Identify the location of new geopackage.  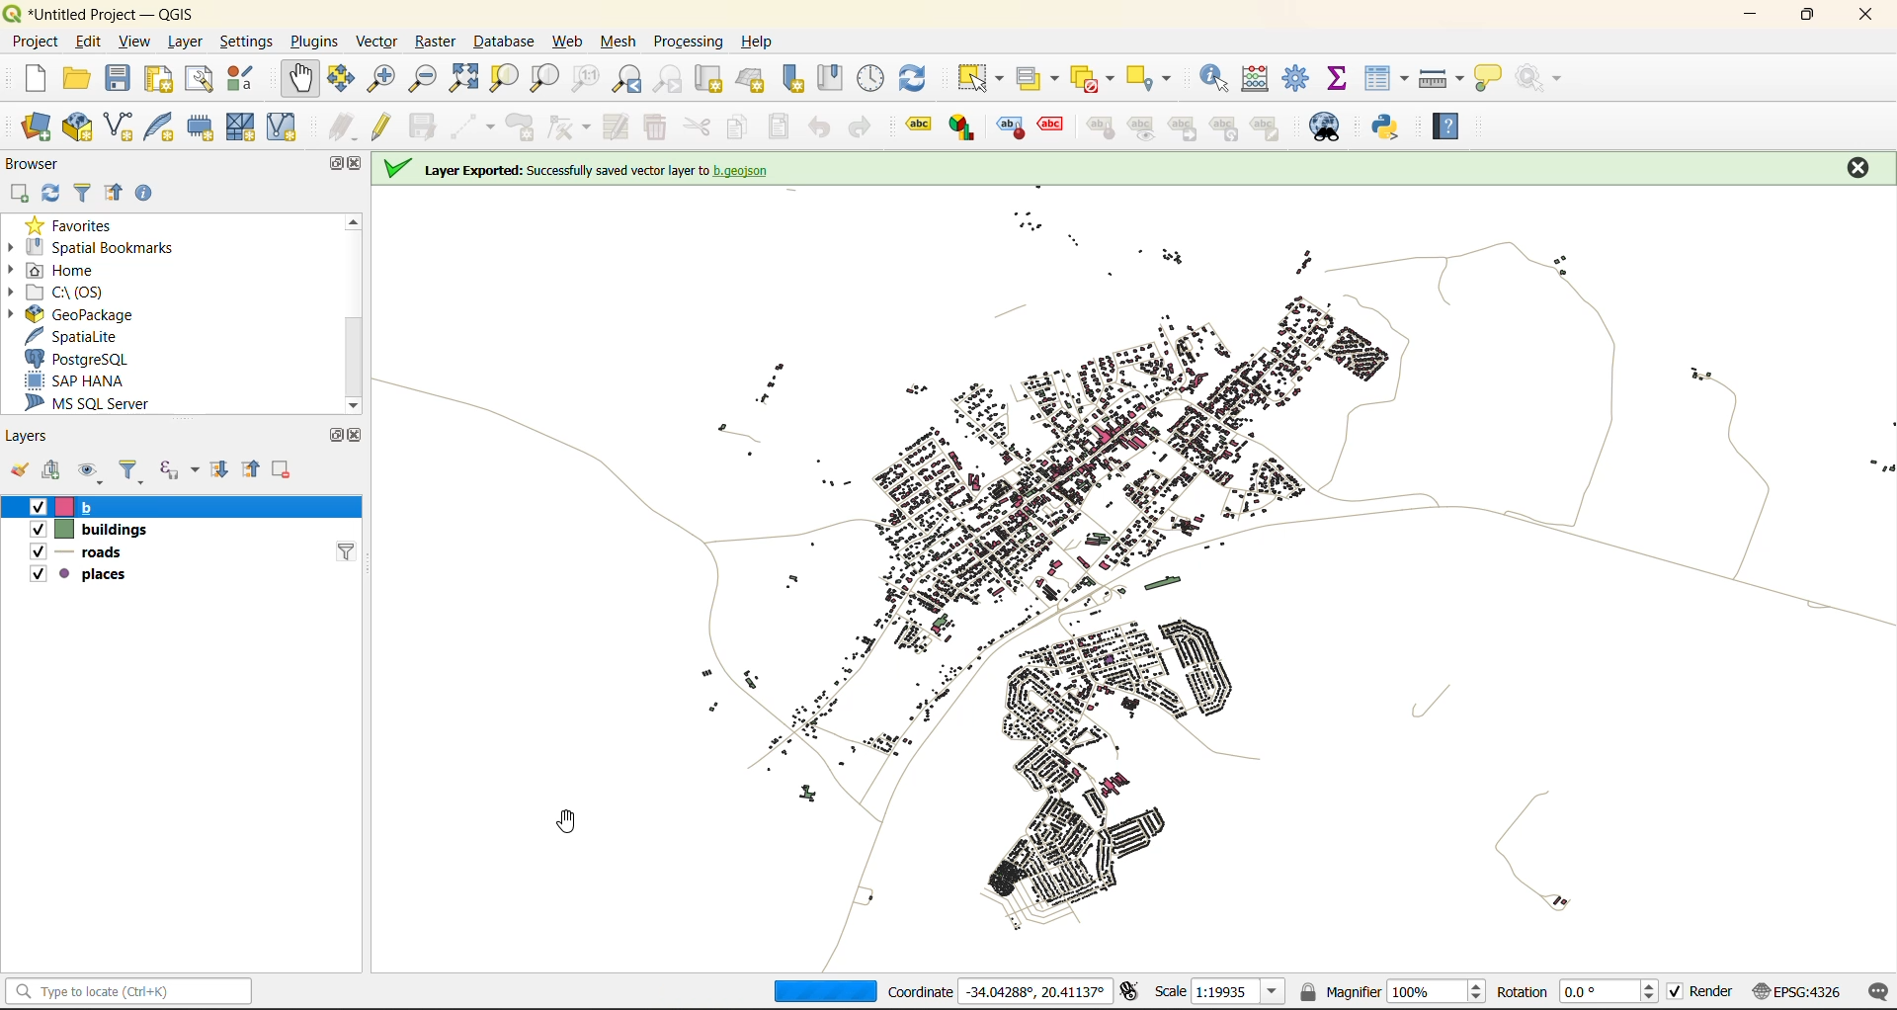
(76, 128).